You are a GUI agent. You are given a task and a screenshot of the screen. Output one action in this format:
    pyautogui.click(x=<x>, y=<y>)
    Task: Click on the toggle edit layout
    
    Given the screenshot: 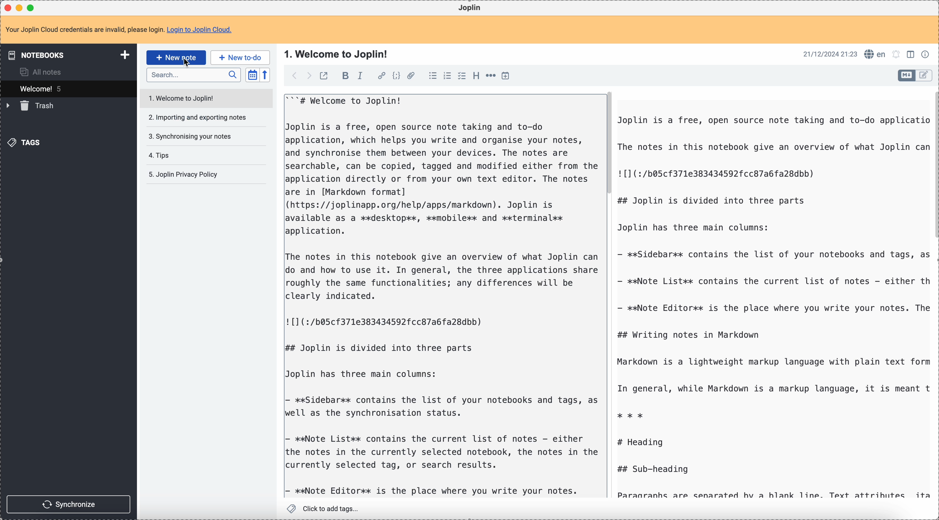 What is the action you would take?
    pyautogui.click(x=924, y=76)
    